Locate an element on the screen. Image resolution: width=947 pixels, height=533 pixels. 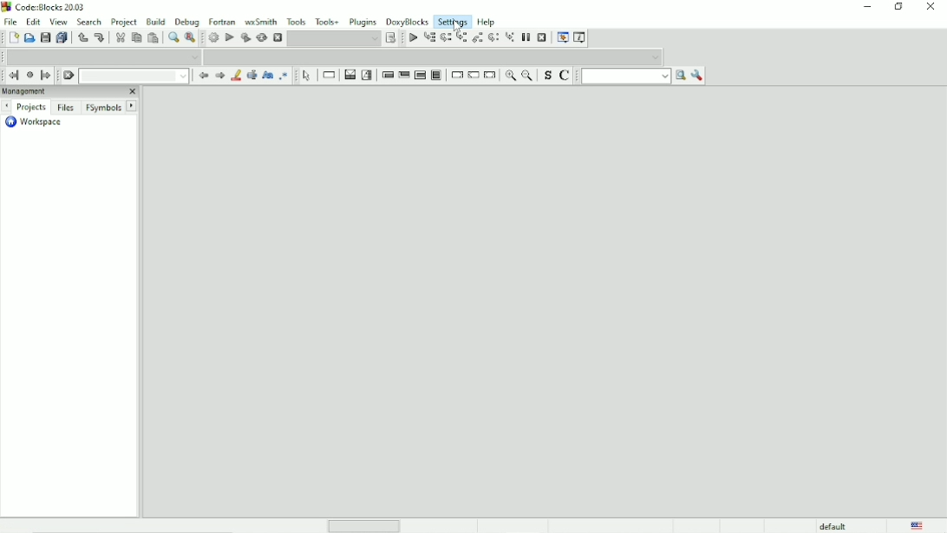
Prev is located at coordinates (203, 76).